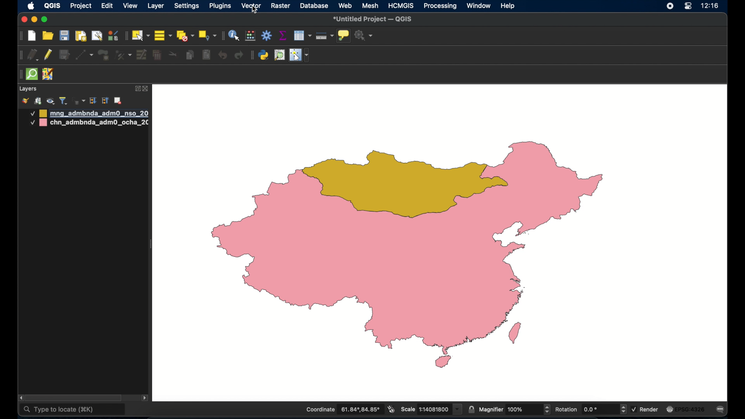 Image resolution: width=745 pixels, height=419 pixels. I want to click on scroll box, so click(76, 397).